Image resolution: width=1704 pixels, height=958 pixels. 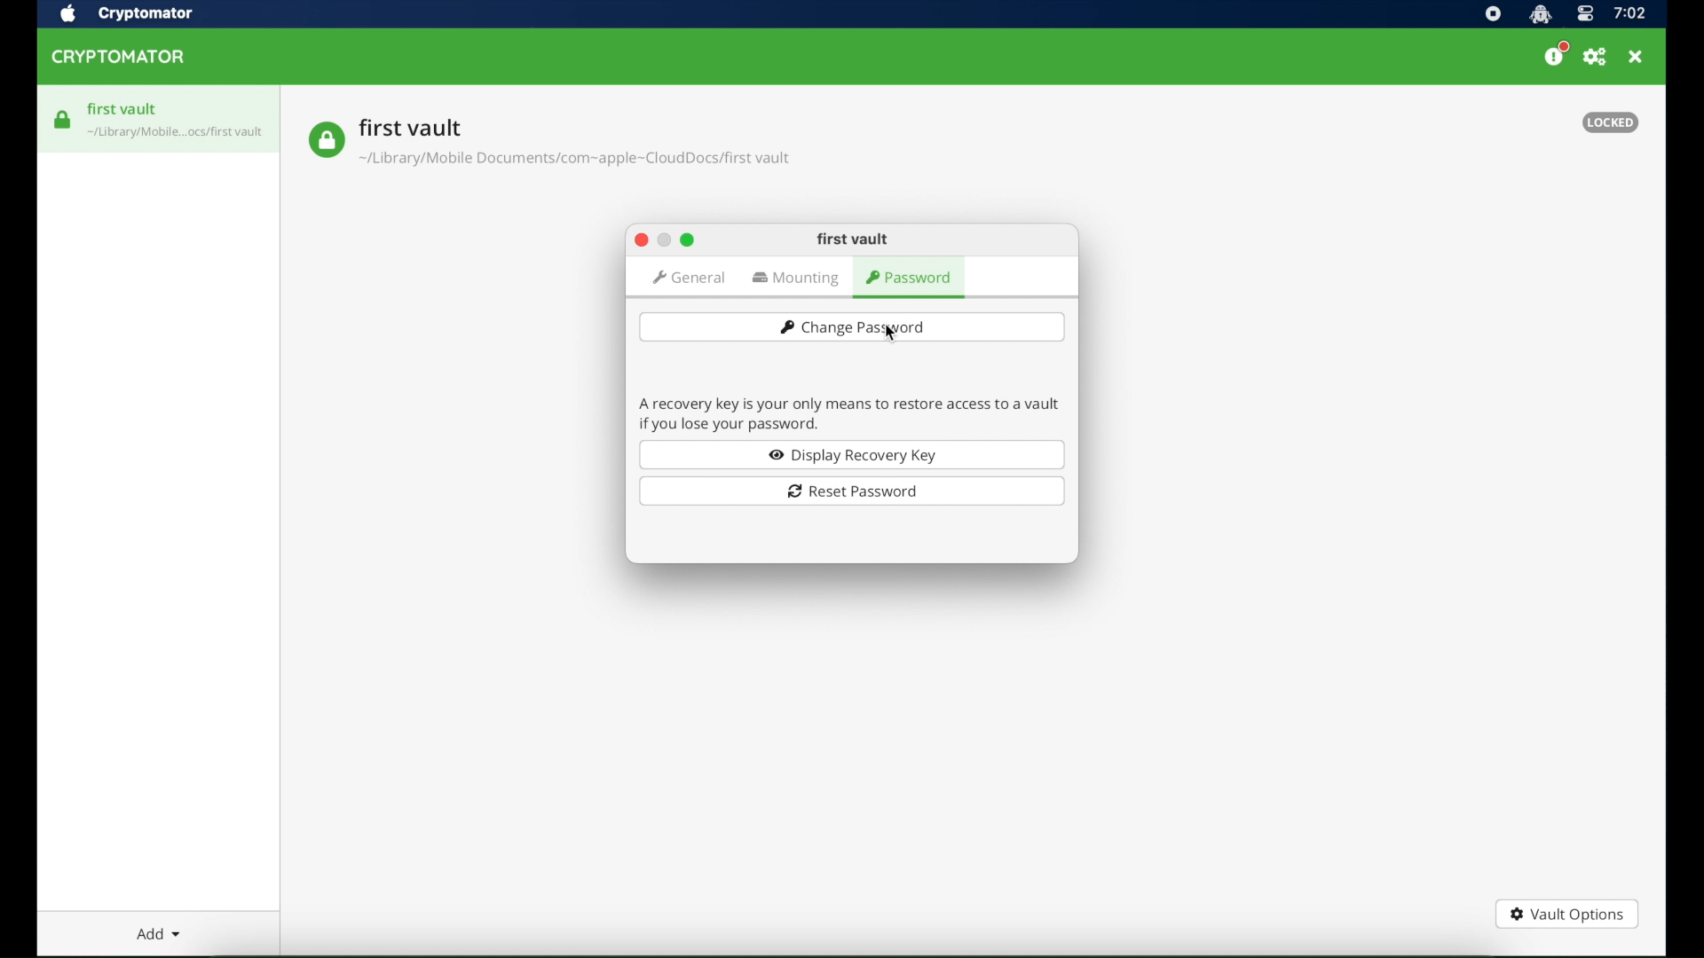 I want to click on crytptomator, so click(x=145, y=15).